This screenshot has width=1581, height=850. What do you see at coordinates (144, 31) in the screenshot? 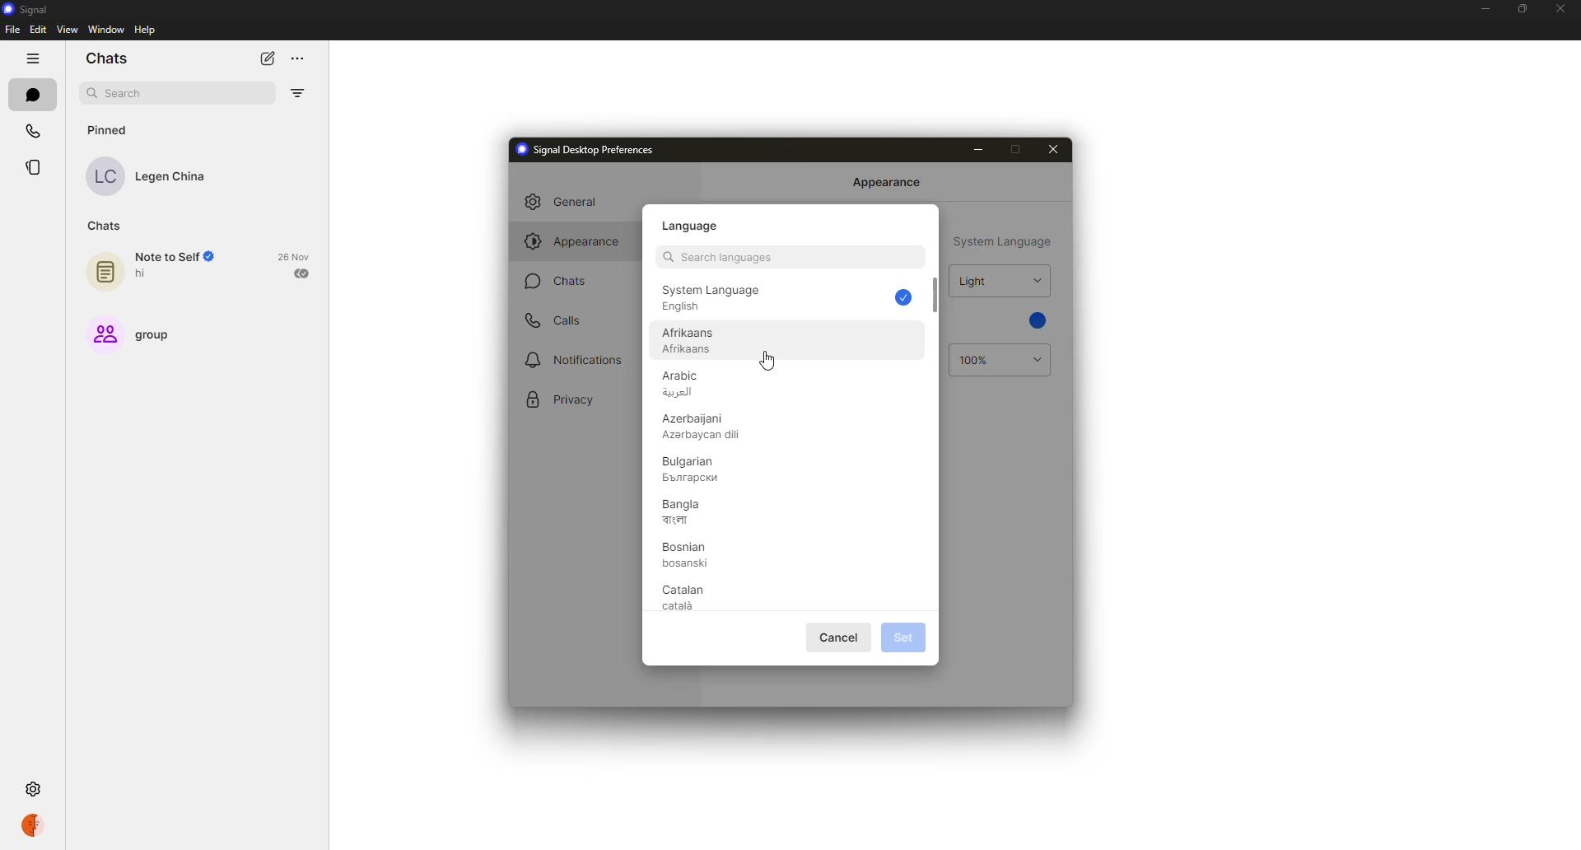
I see `help` at bounding box center [144, 31].